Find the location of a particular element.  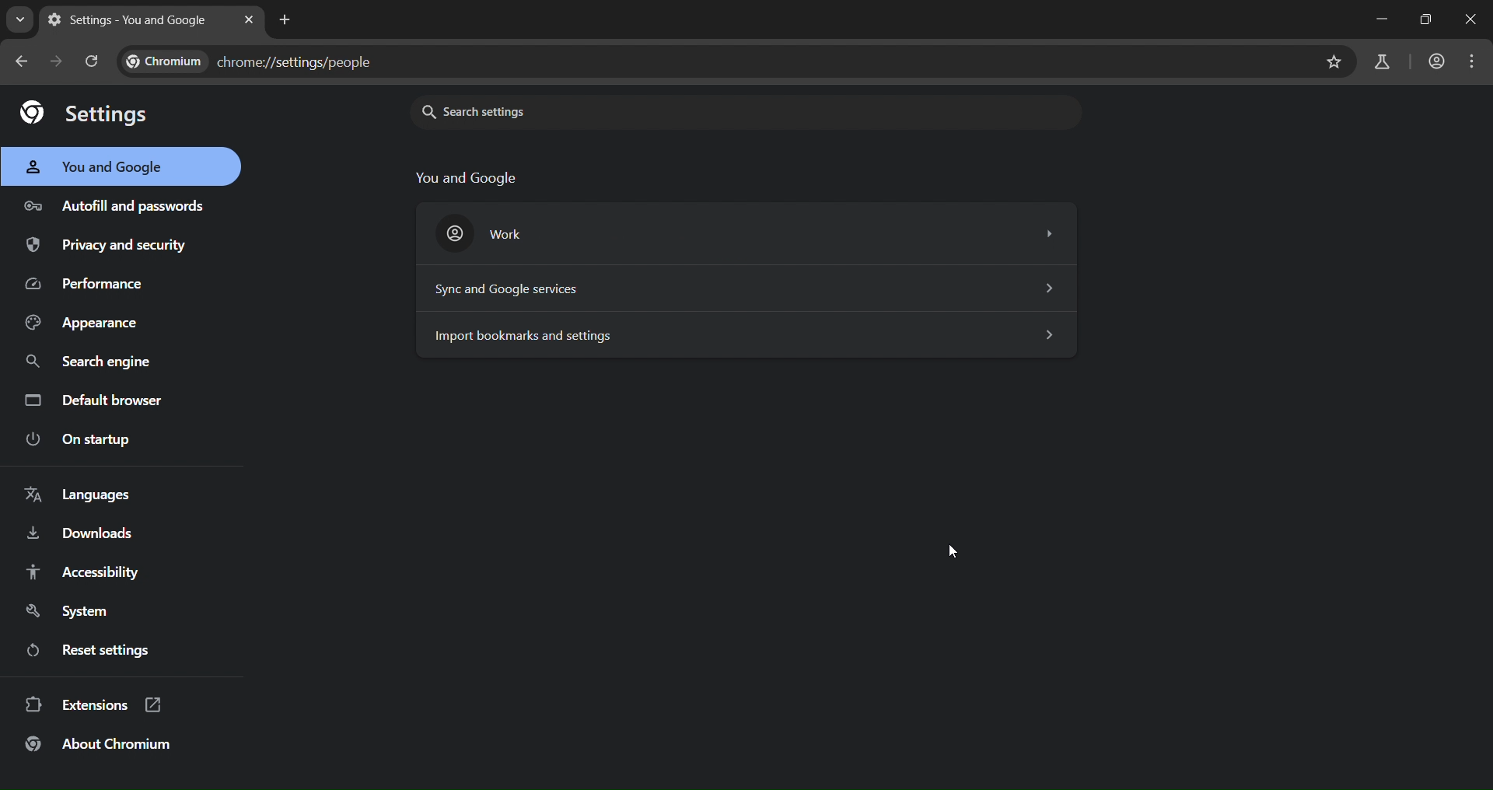

ystem is located at coordinates (74, 611).